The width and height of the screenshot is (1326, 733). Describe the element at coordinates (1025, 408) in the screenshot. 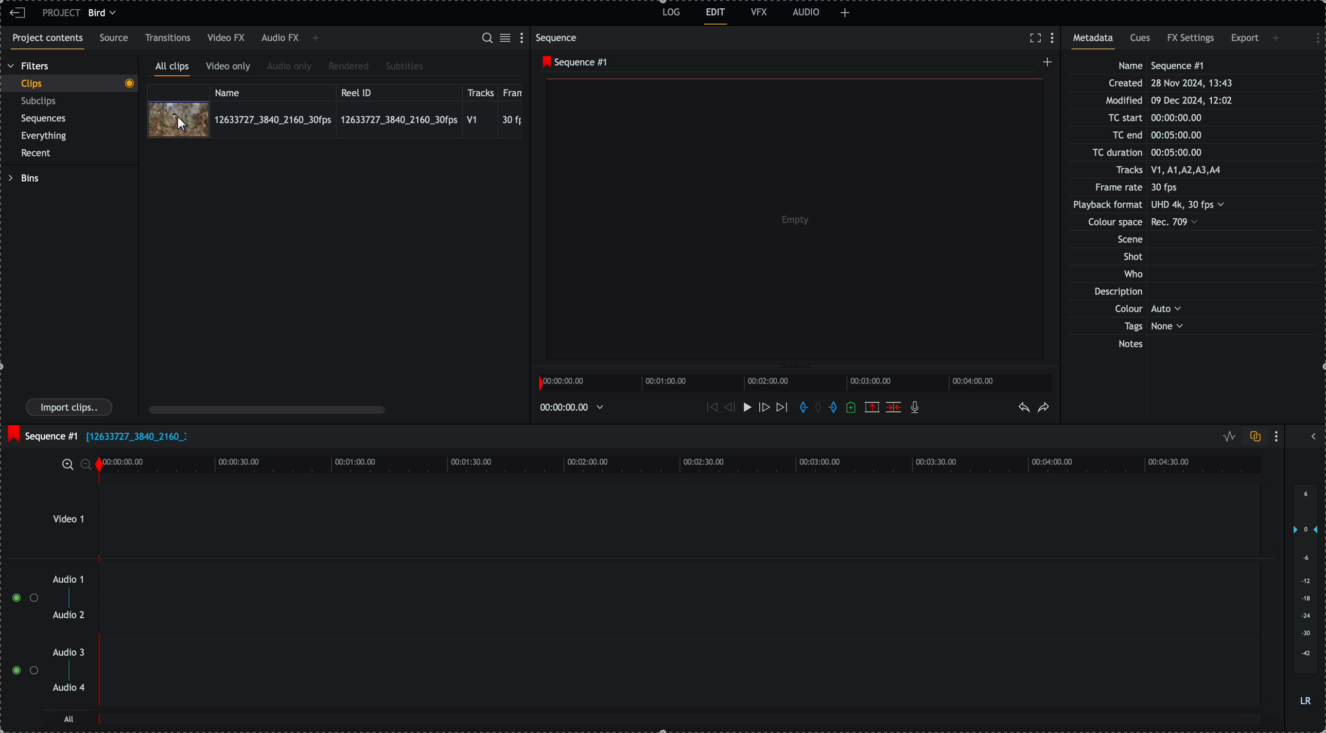

I see `undo` at that location.